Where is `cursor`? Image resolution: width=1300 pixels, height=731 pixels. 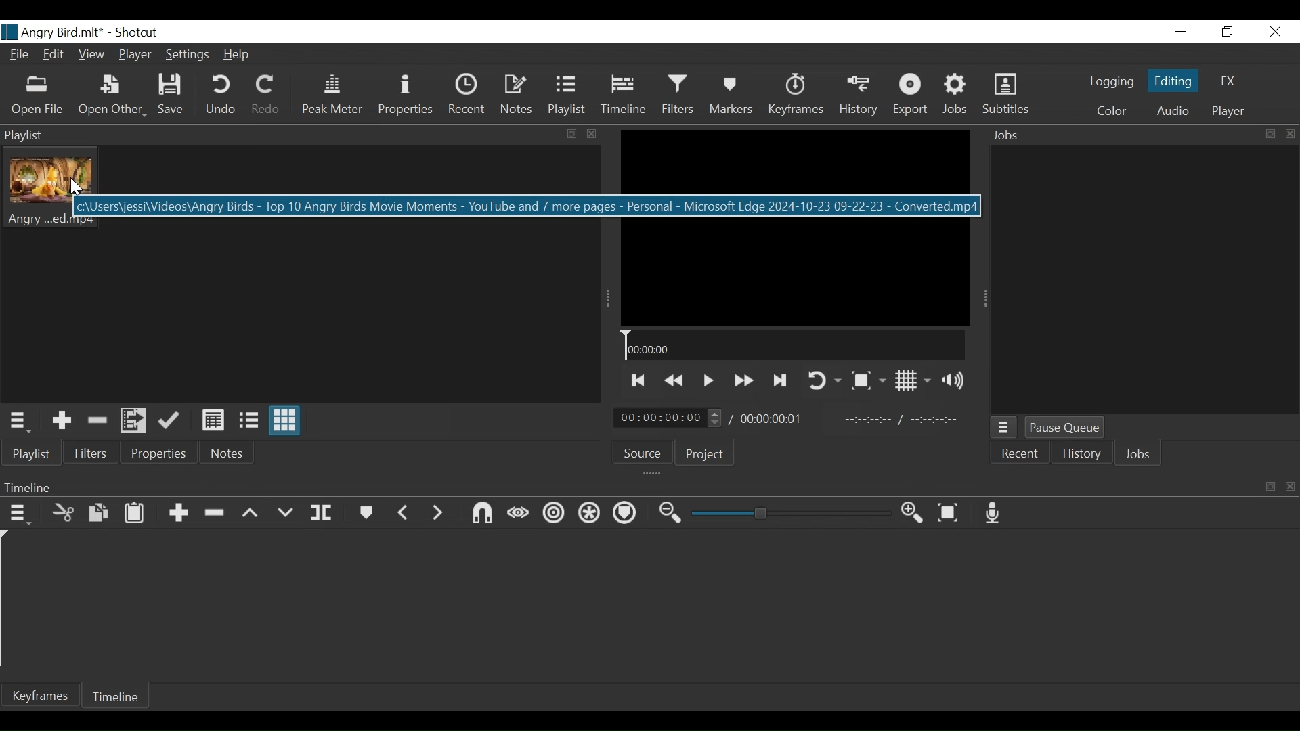
cursor is located at coordinates (75, 191).